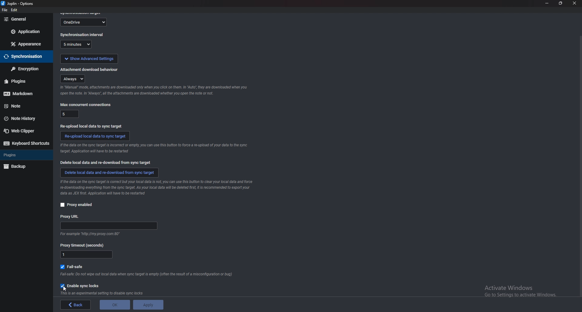  Describe the element at coordinates (26, 144) in the screenshot. I see `keyboard shortcuts` at that location.